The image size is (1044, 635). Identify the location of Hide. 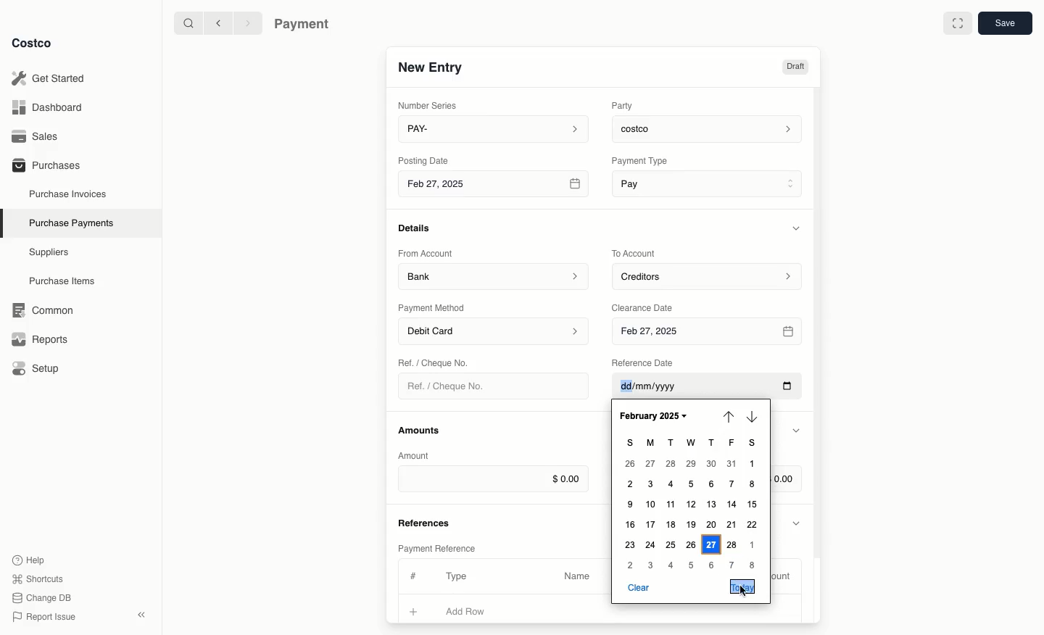
(797, 522).